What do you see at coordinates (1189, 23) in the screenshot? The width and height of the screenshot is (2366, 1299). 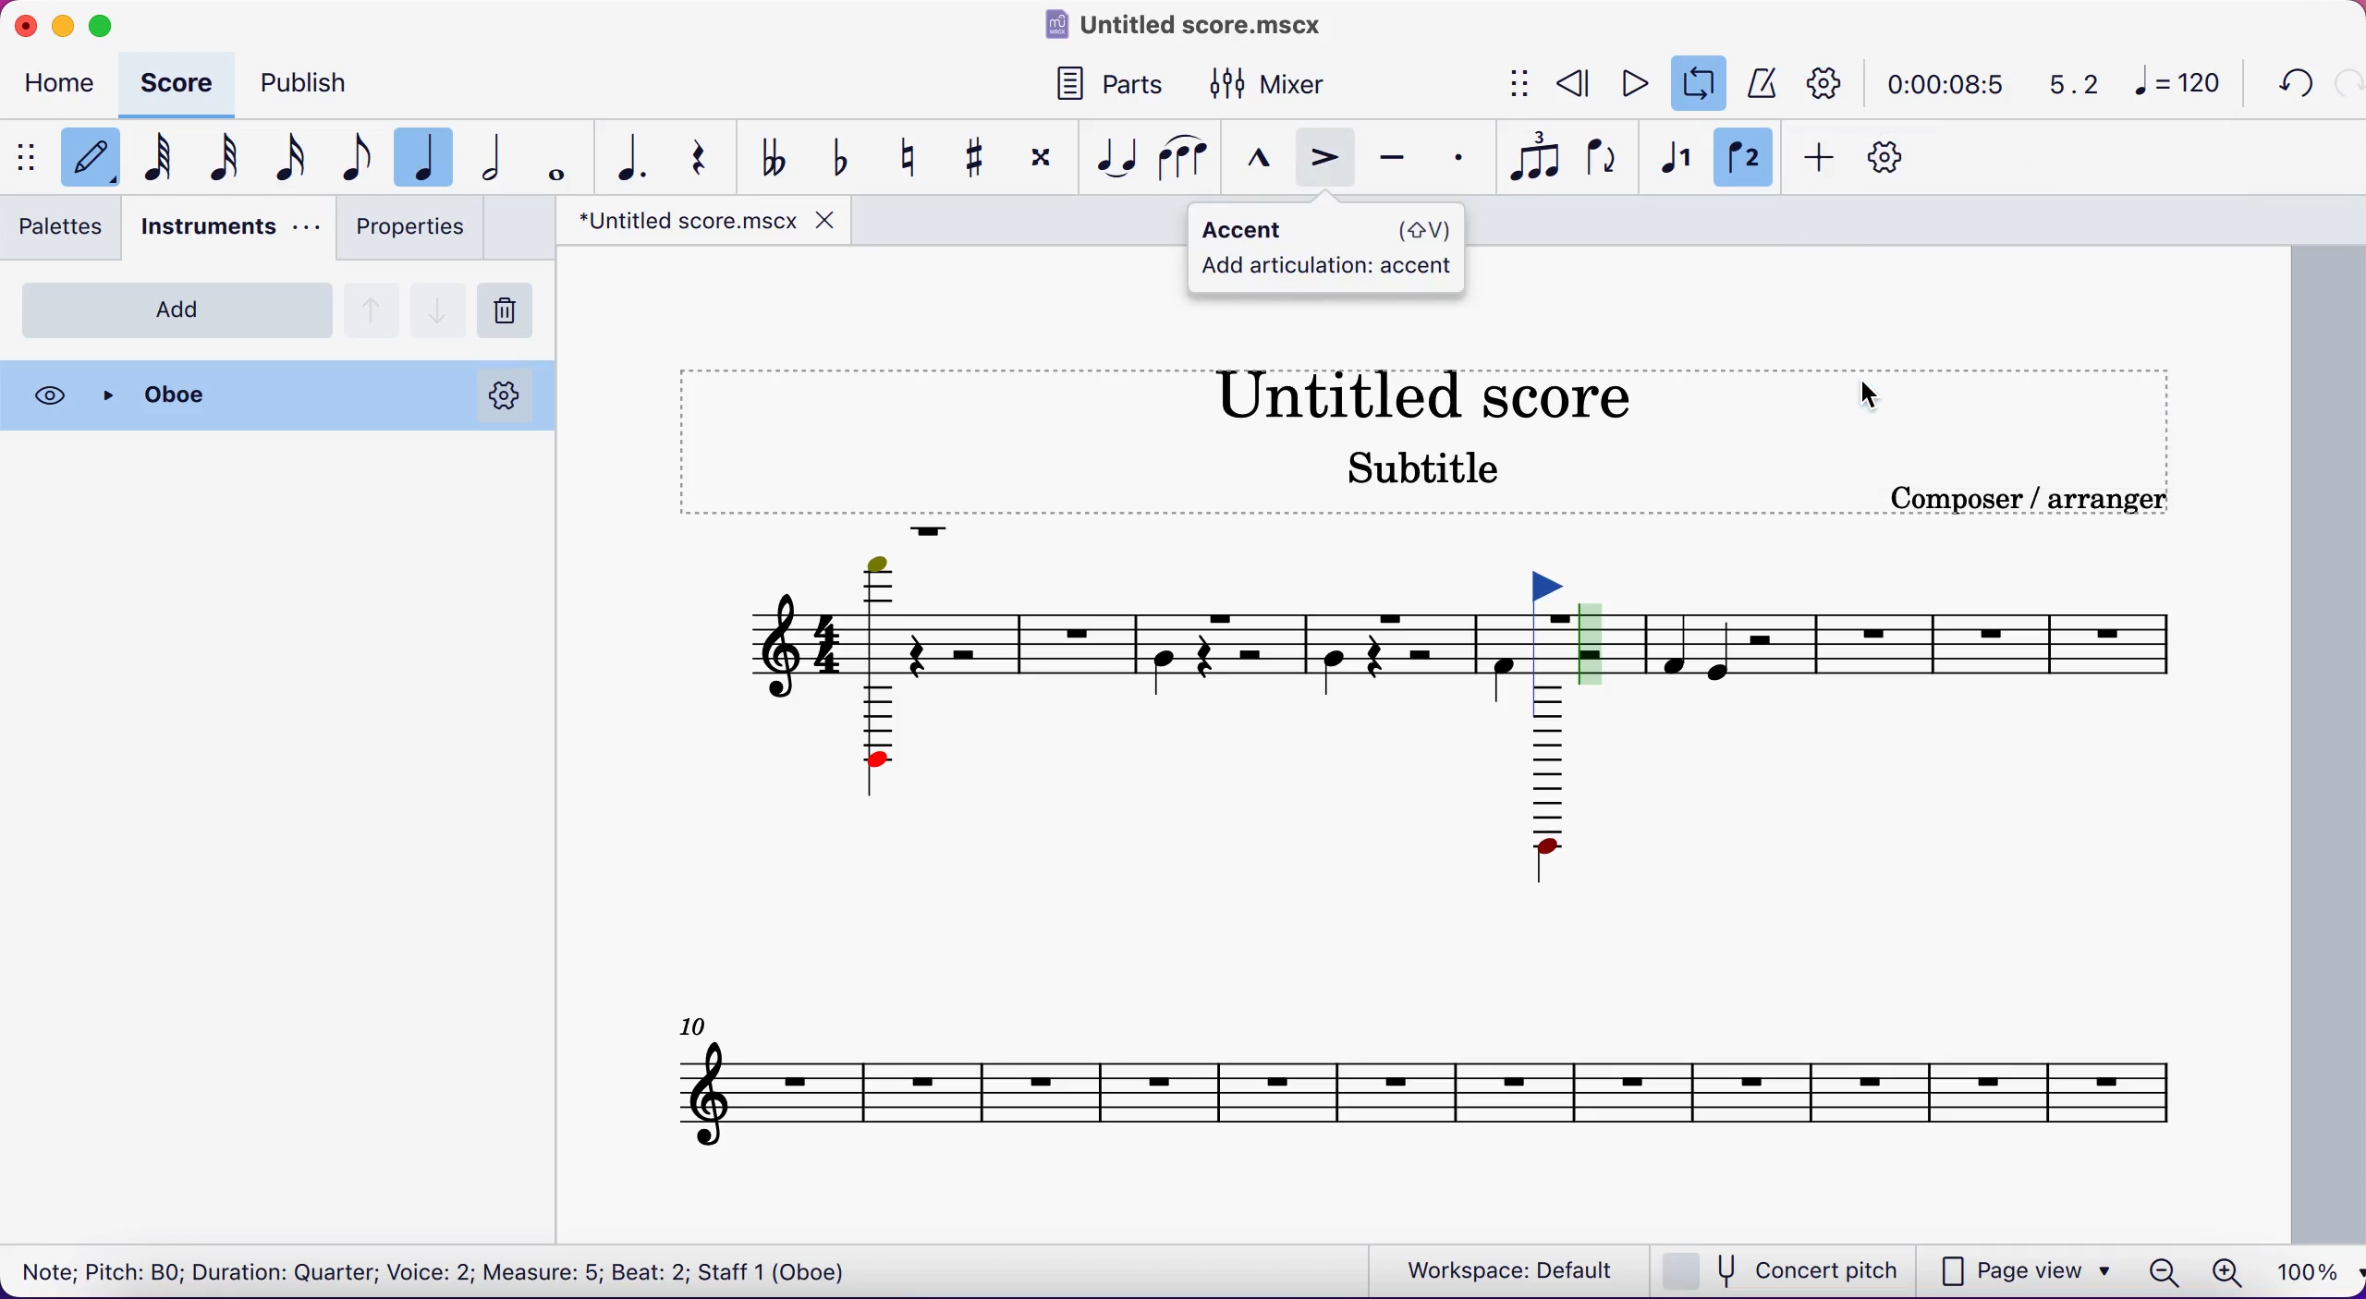 I see `Untitled score.mscx` at bounding box center [1189, 23].